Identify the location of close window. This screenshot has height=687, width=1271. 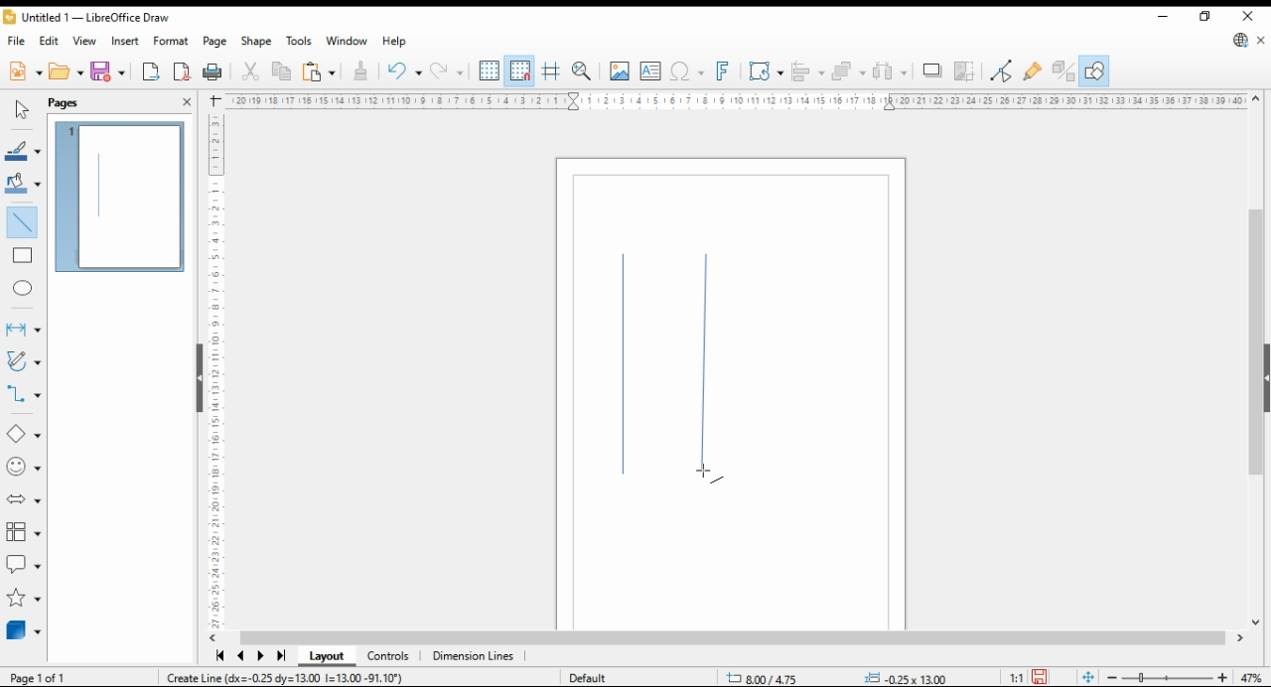
(1245, 17).